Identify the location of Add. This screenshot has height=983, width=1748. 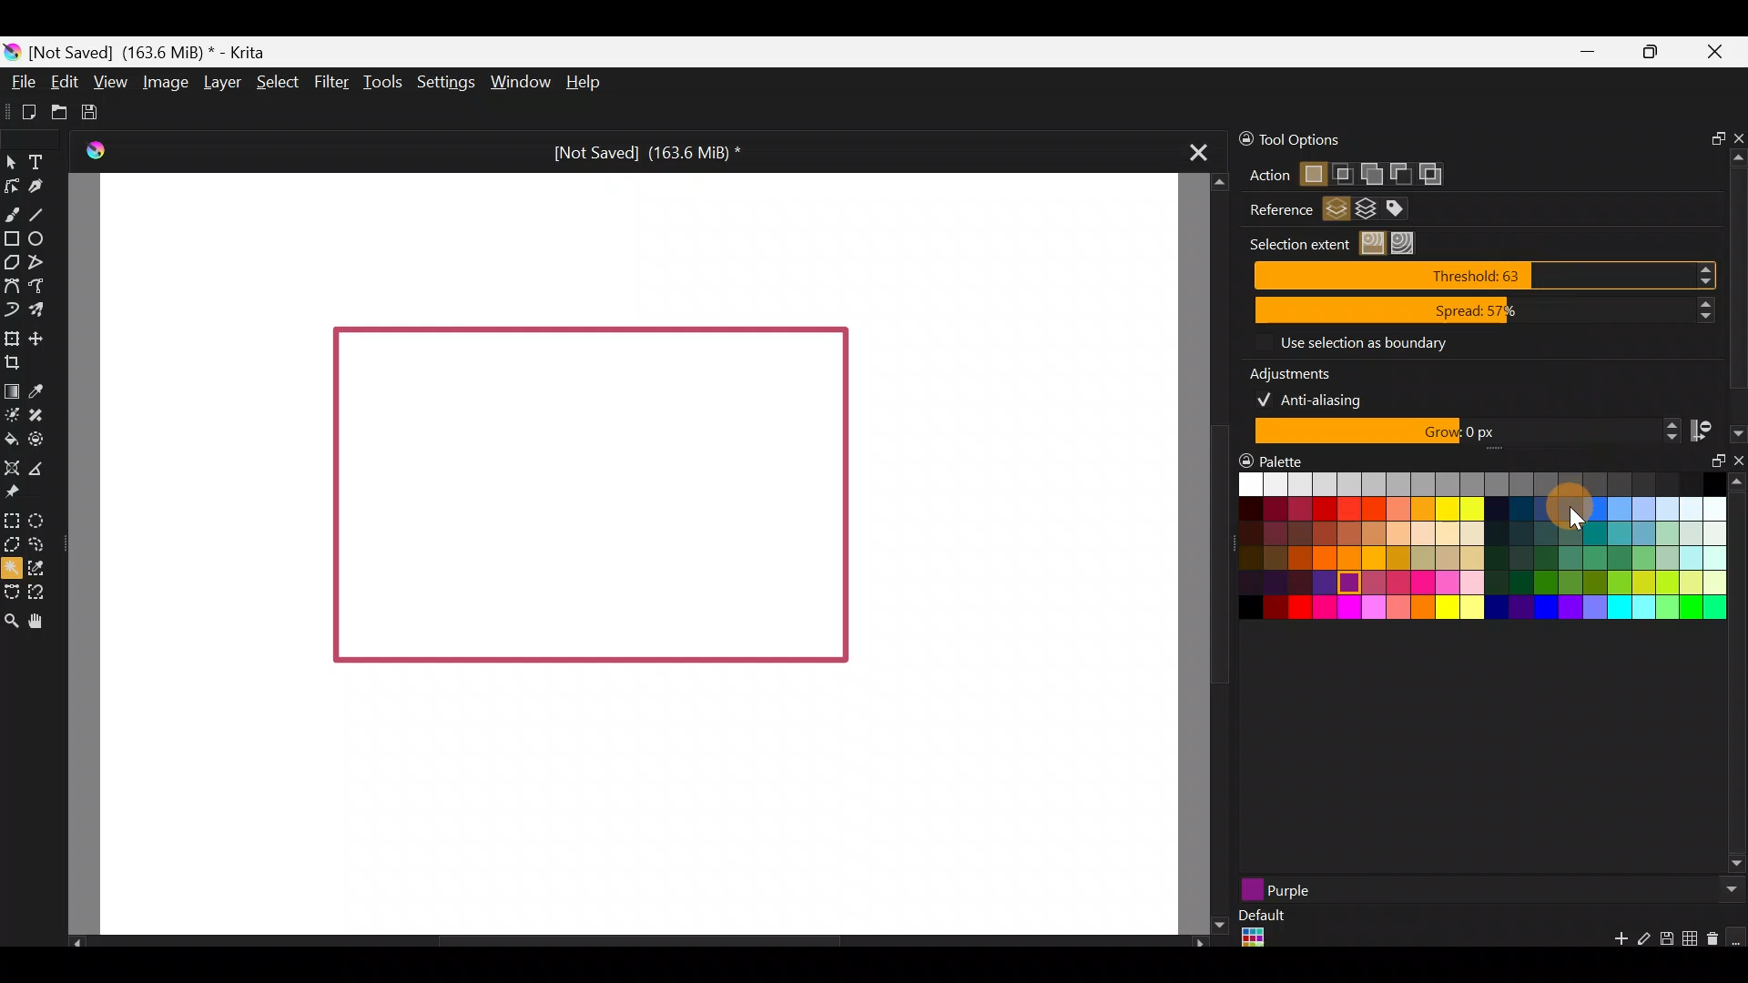
(1370, 170).